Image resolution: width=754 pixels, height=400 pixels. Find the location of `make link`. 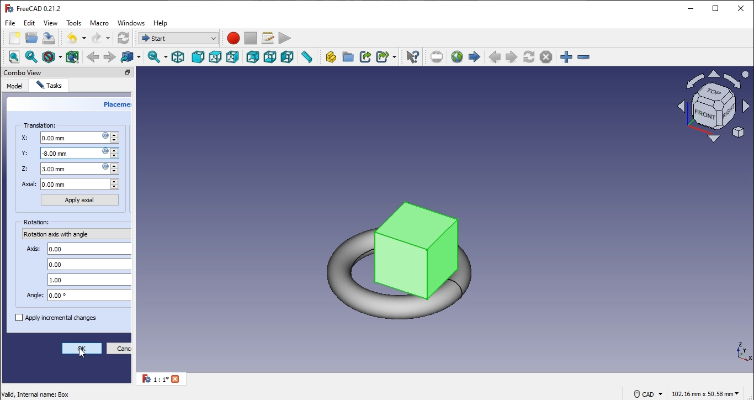

make link is located at coordinates (365, 56).